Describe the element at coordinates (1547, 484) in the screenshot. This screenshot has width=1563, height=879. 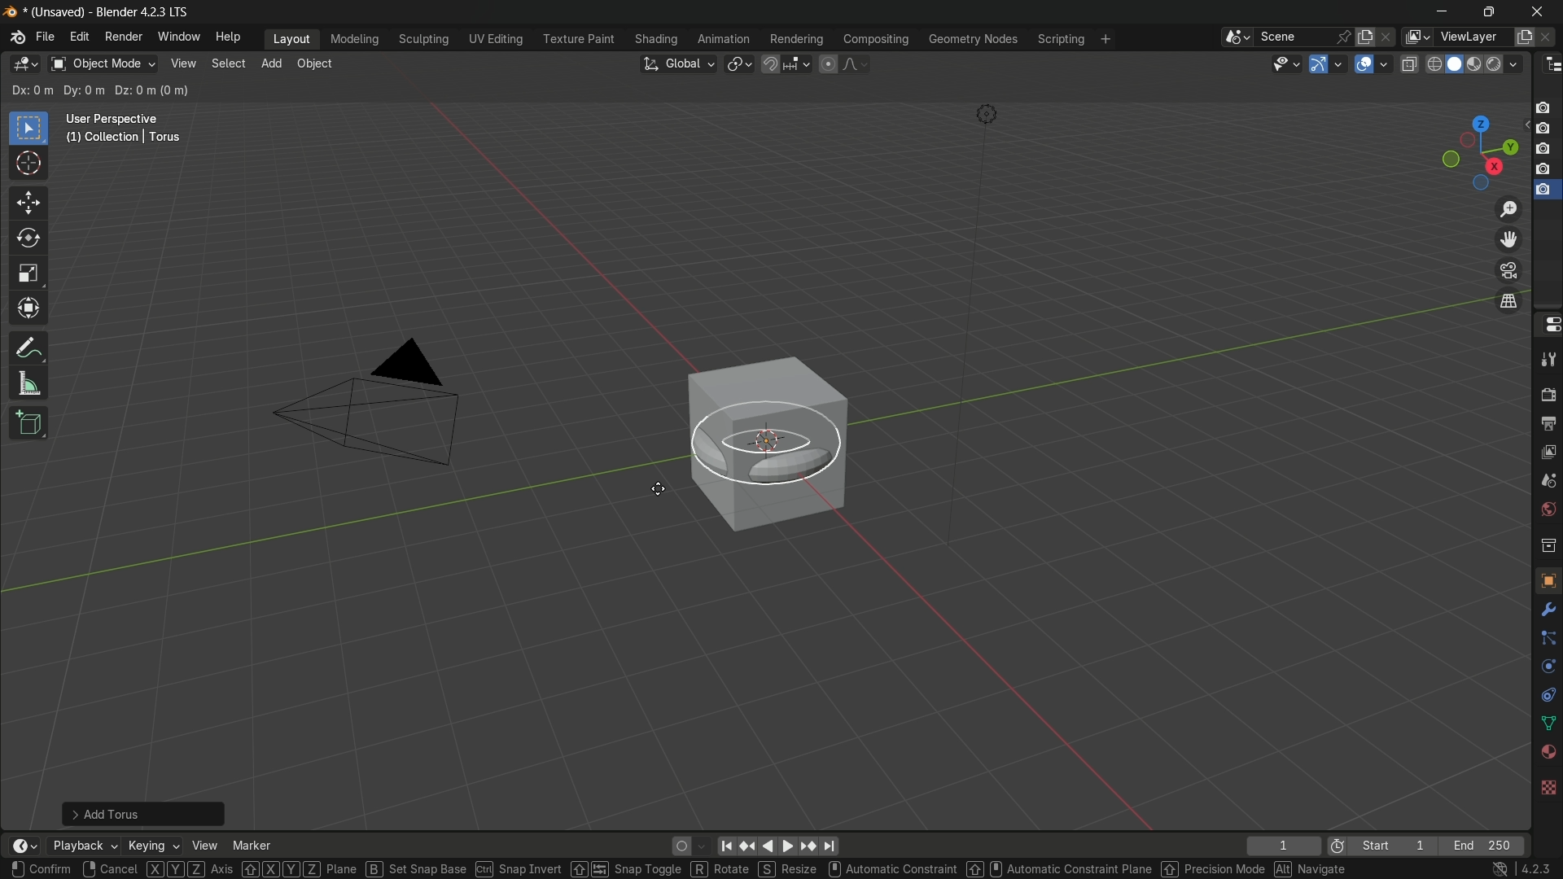
I see `scene` at that location.